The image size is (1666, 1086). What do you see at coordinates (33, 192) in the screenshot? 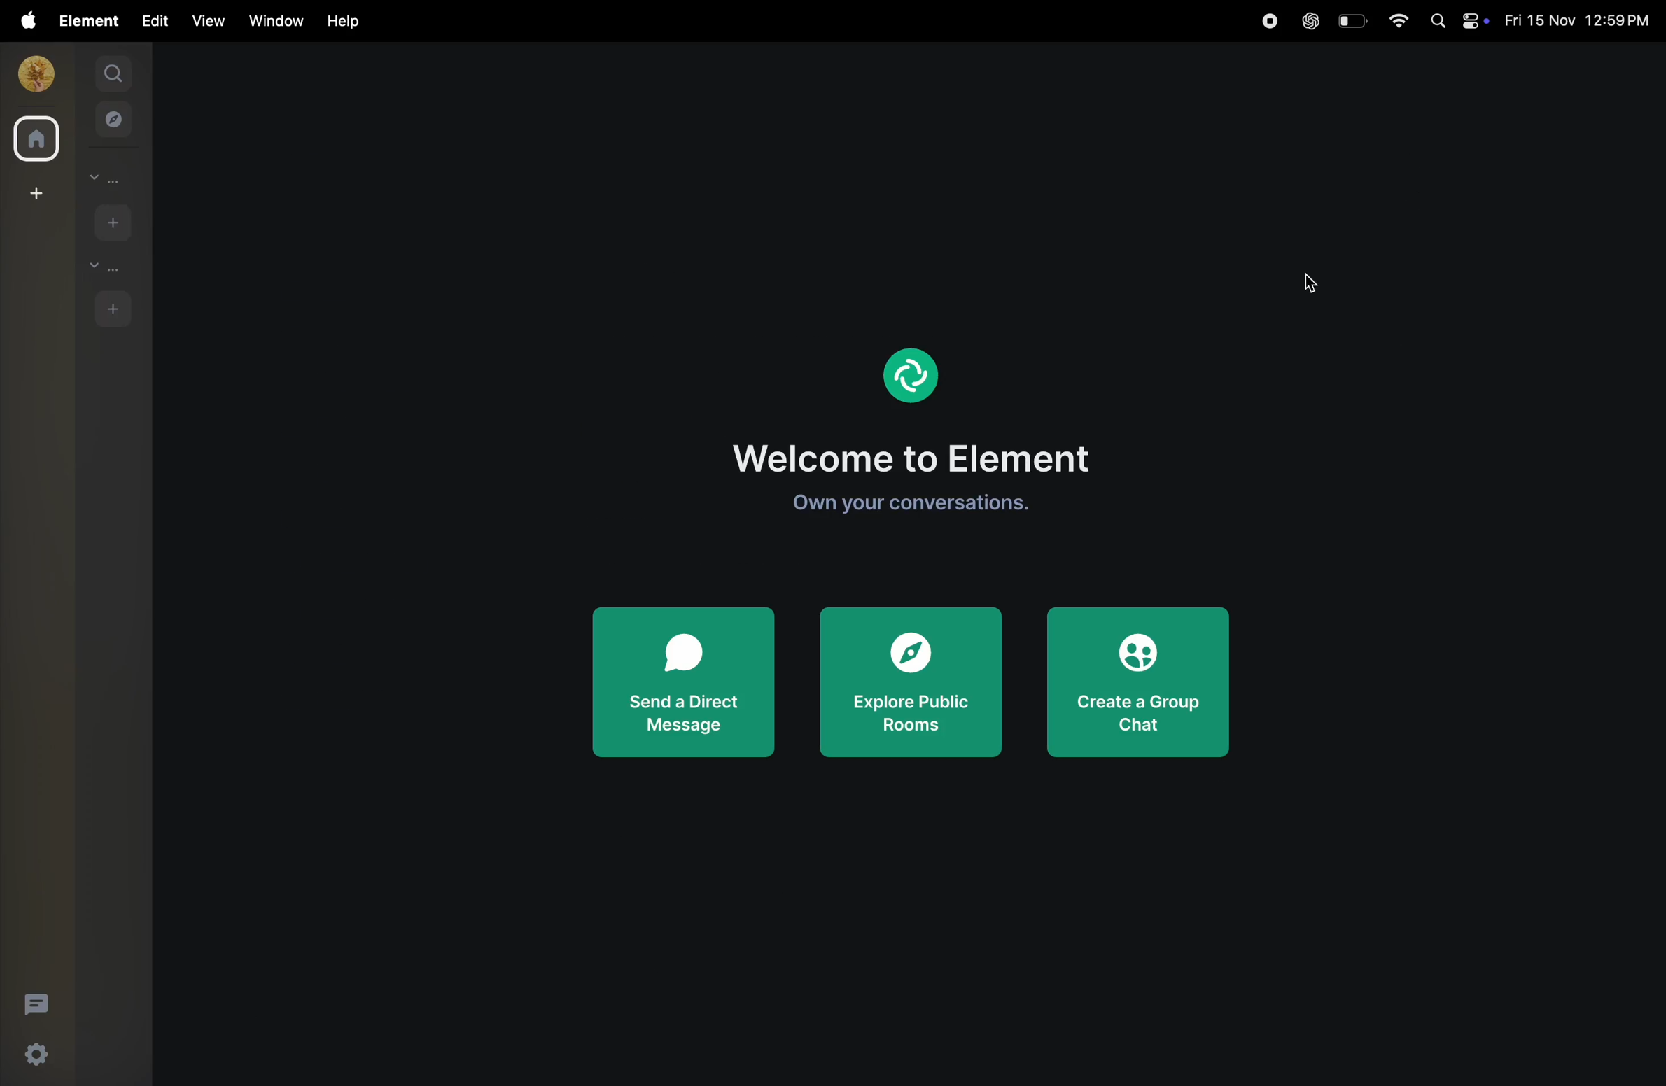
I see `add` at bounding box center [33, 192].